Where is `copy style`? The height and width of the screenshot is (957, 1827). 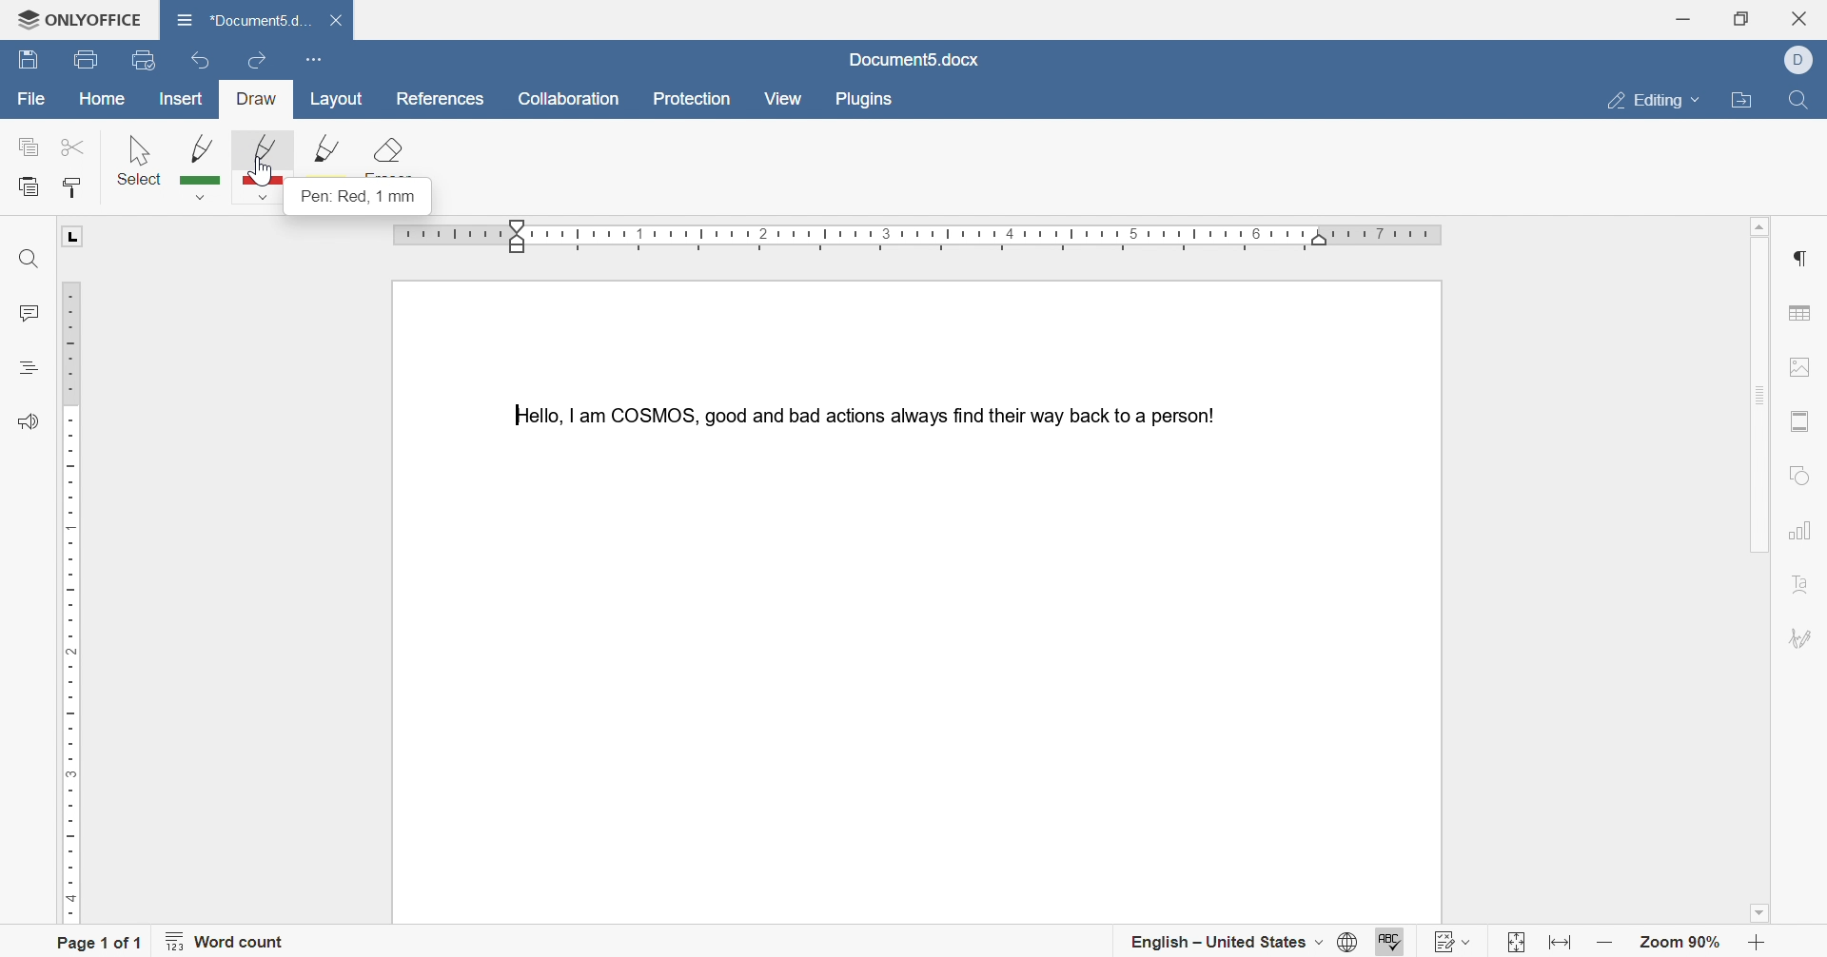 copy style is located at coordinates (75, 186).